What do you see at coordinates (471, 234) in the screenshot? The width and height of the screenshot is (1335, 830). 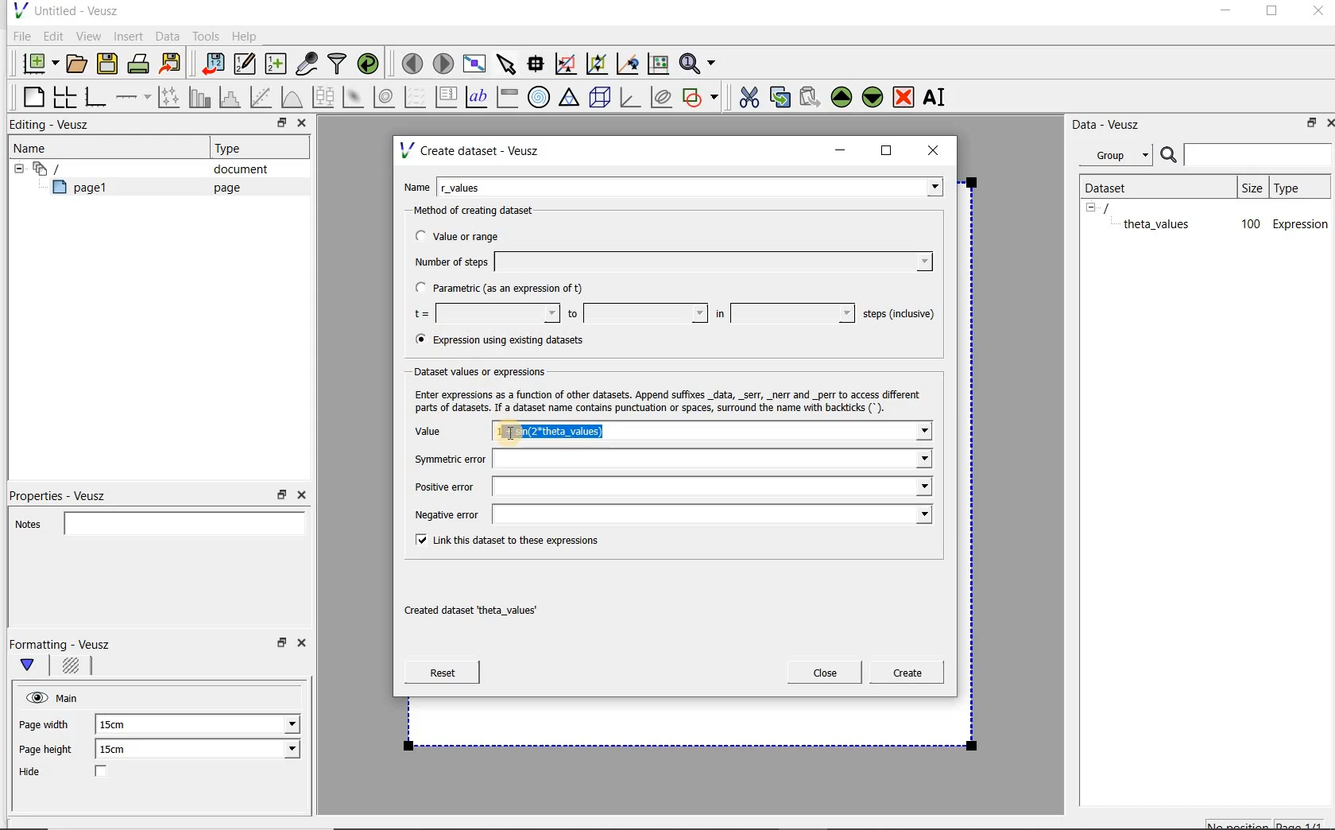 I see `Value or range` at bounding box center [471, 234].